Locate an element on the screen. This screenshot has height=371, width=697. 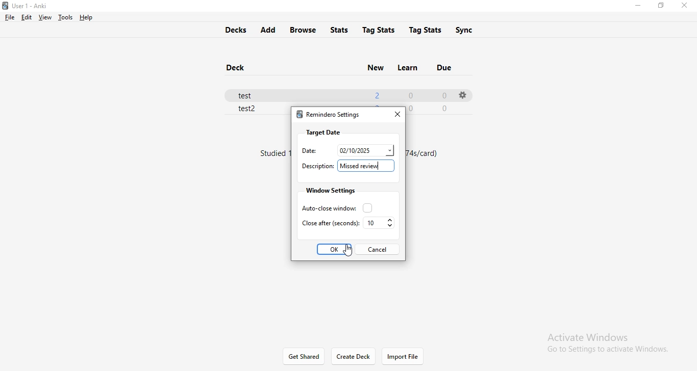
descriptiuon is located at coordinates (317, 166).